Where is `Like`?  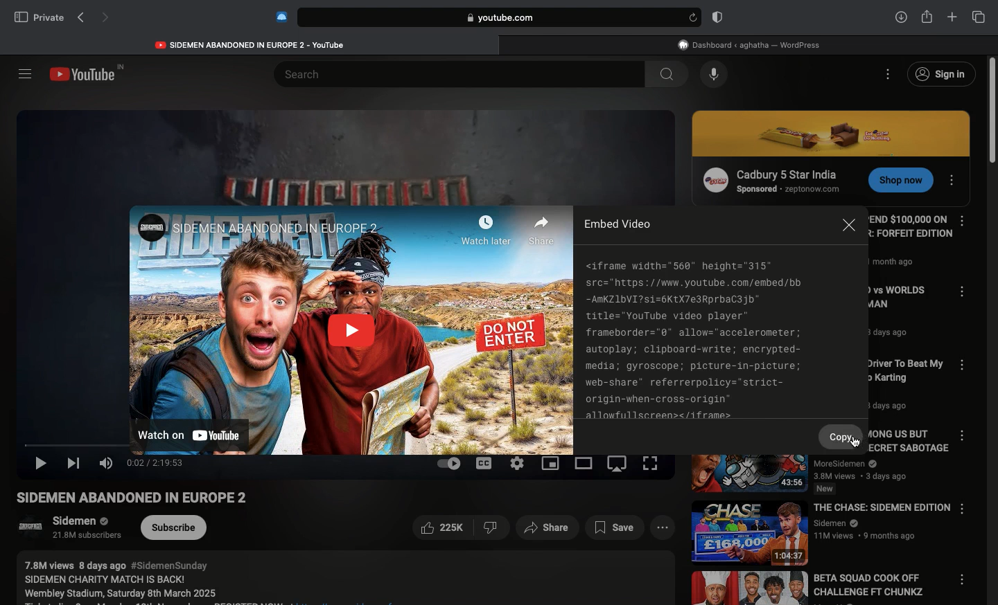
Like is located at coordinates (459, 529).